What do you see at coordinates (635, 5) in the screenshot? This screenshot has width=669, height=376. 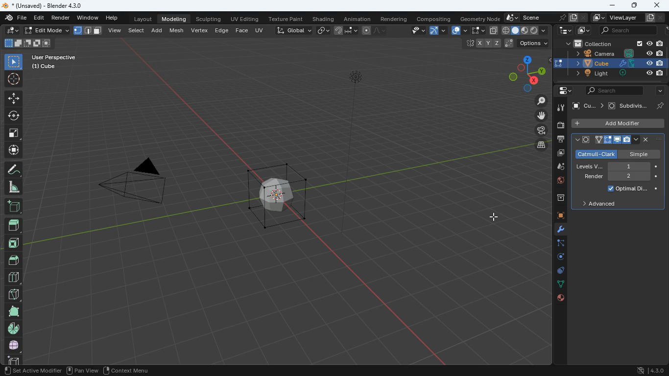 I see `maximize` at bounding box center [635, 5].